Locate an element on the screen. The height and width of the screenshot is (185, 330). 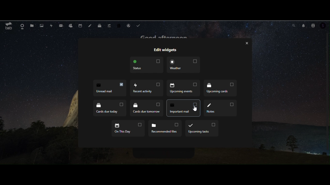
contacts is located at coordinates (314, 25).